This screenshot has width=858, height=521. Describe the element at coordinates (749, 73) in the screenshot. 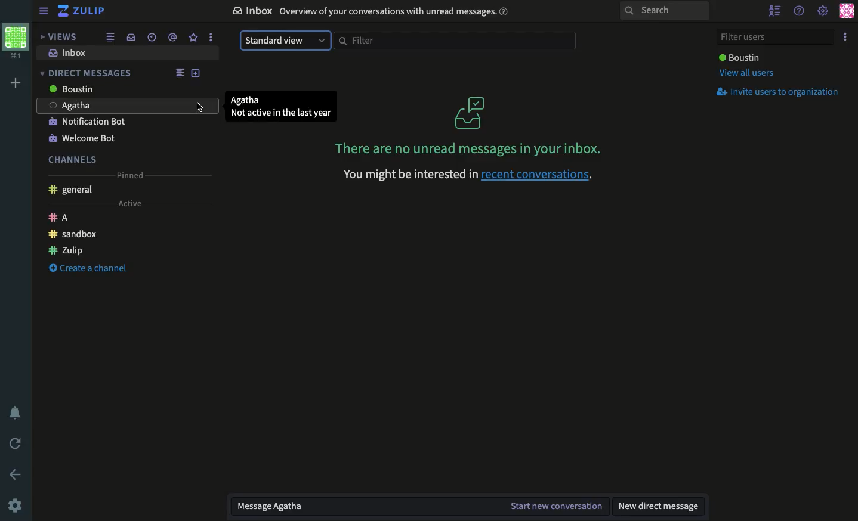

I see `View all users` at that location.